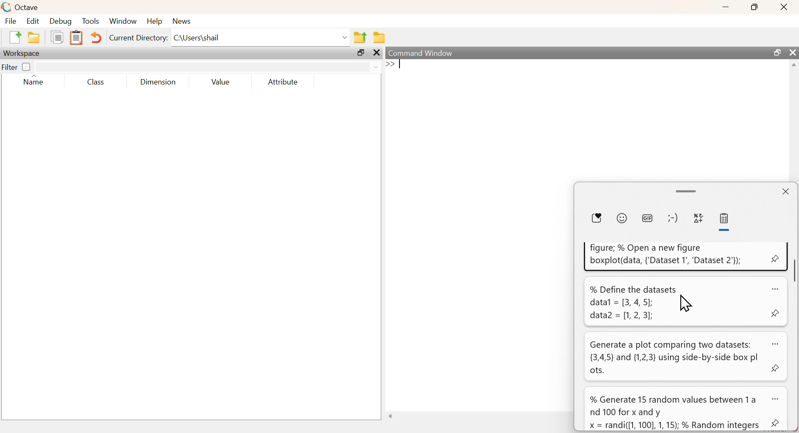 This screenshot has width=799, height=433. Describe the element at coordinates (182, 21) in the screenshot. I see `News` at that location.